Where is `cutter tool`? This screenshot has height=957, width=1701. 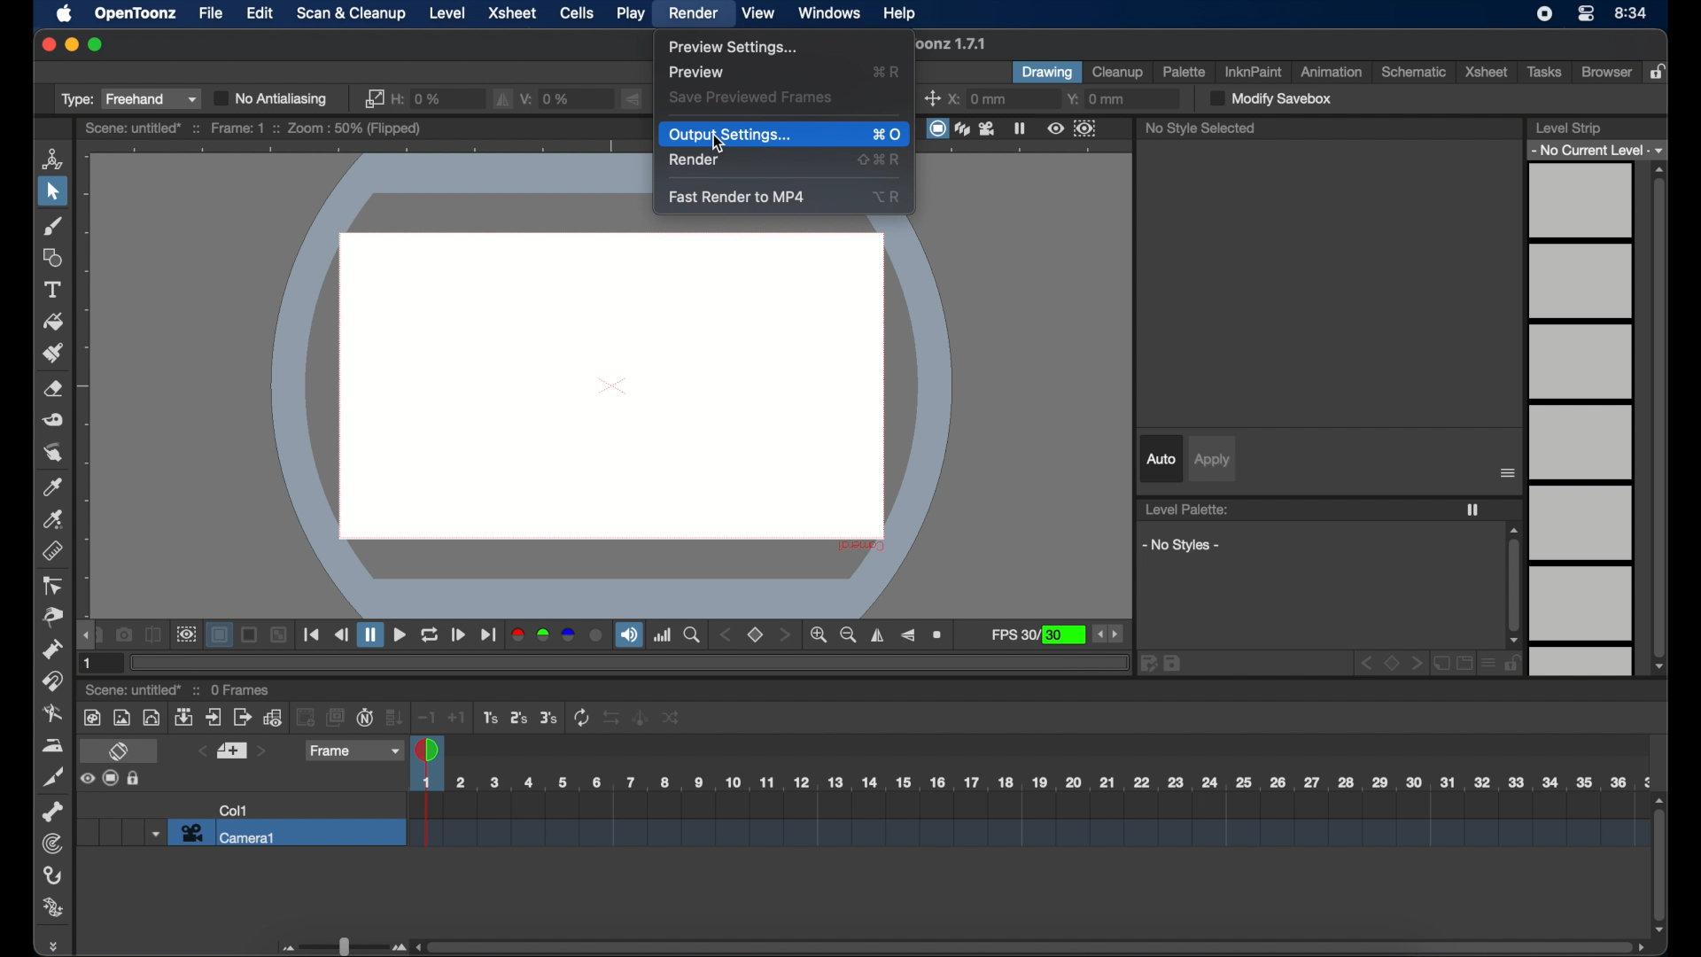 cutter tool is located at coordinates (54, 779).